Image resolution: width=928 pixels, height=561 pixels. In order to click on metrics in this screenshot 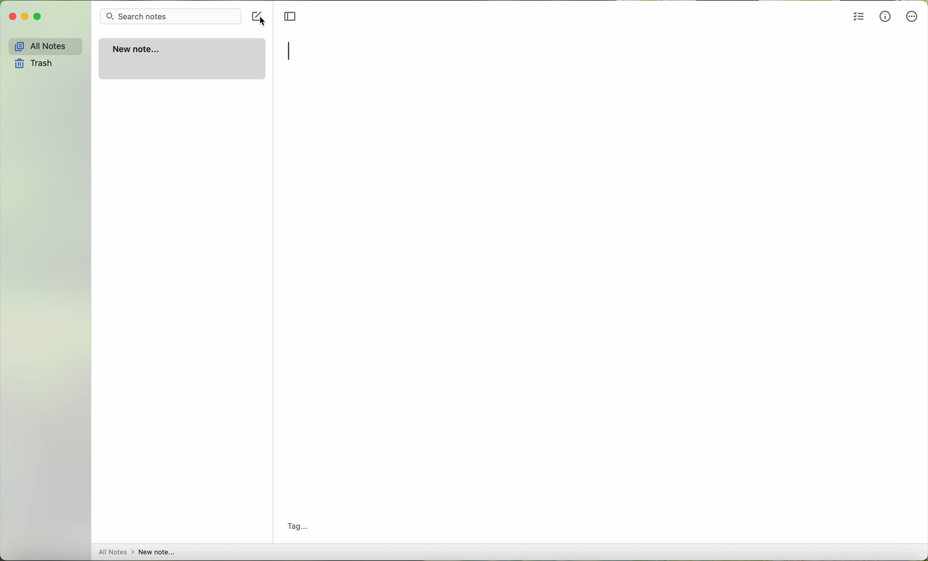, I will do `click(885, 17)`.